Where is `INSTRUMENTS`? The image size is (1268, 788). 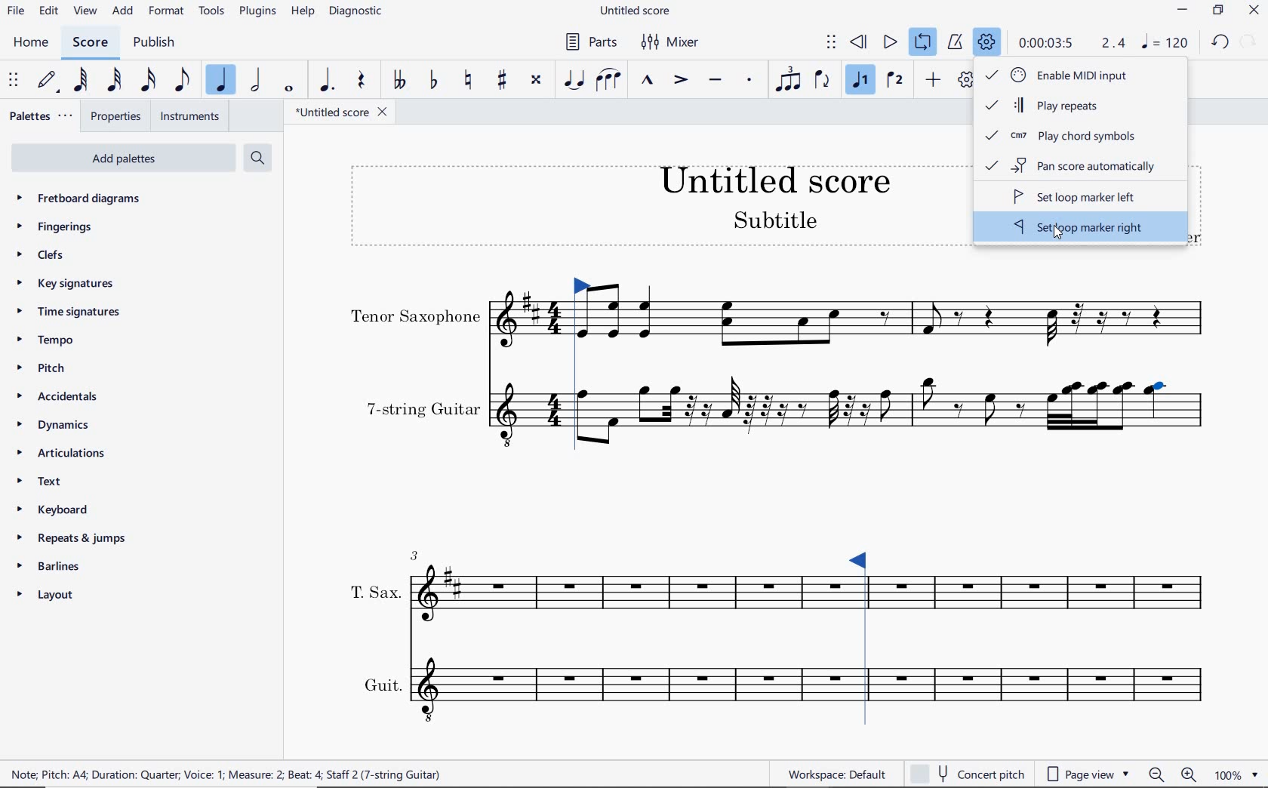 INSTRUMENTS is located at coordinates (192, 118).